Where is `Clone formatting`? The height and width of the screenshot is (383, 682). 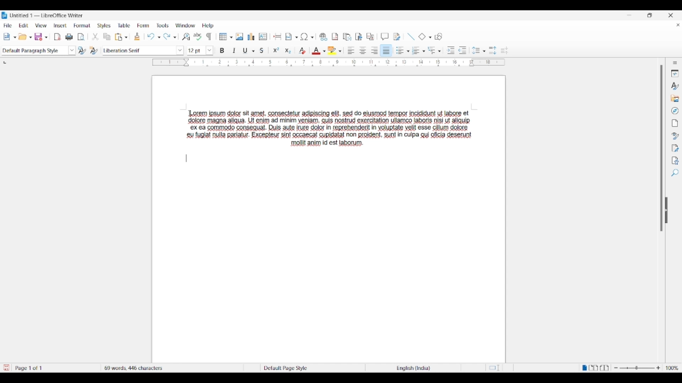 Clone formatting is located at coordinates (137, 36).